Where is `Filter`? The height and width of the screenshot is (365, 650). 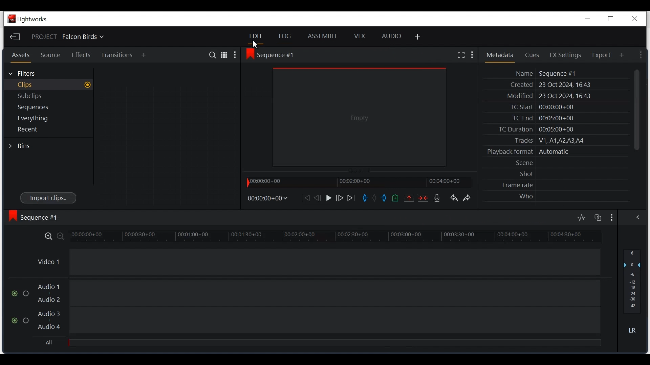
Filter is located at coordinates (28, 73).